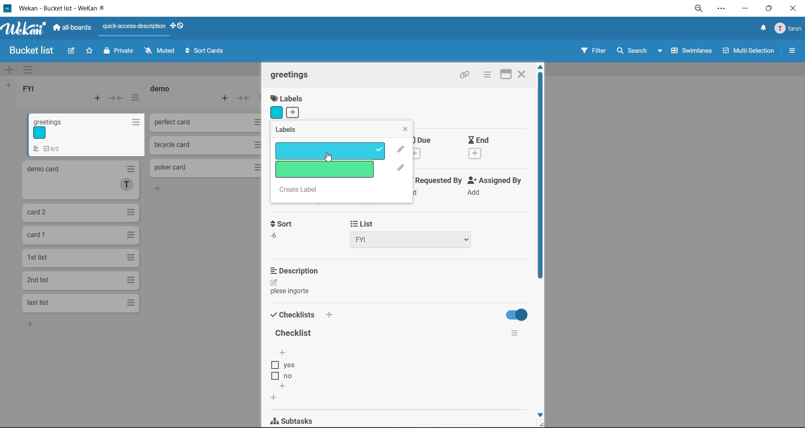 Image resolution: width=805 pixels, height=428 pixels. I want to click on card 3, so click(80, 211).